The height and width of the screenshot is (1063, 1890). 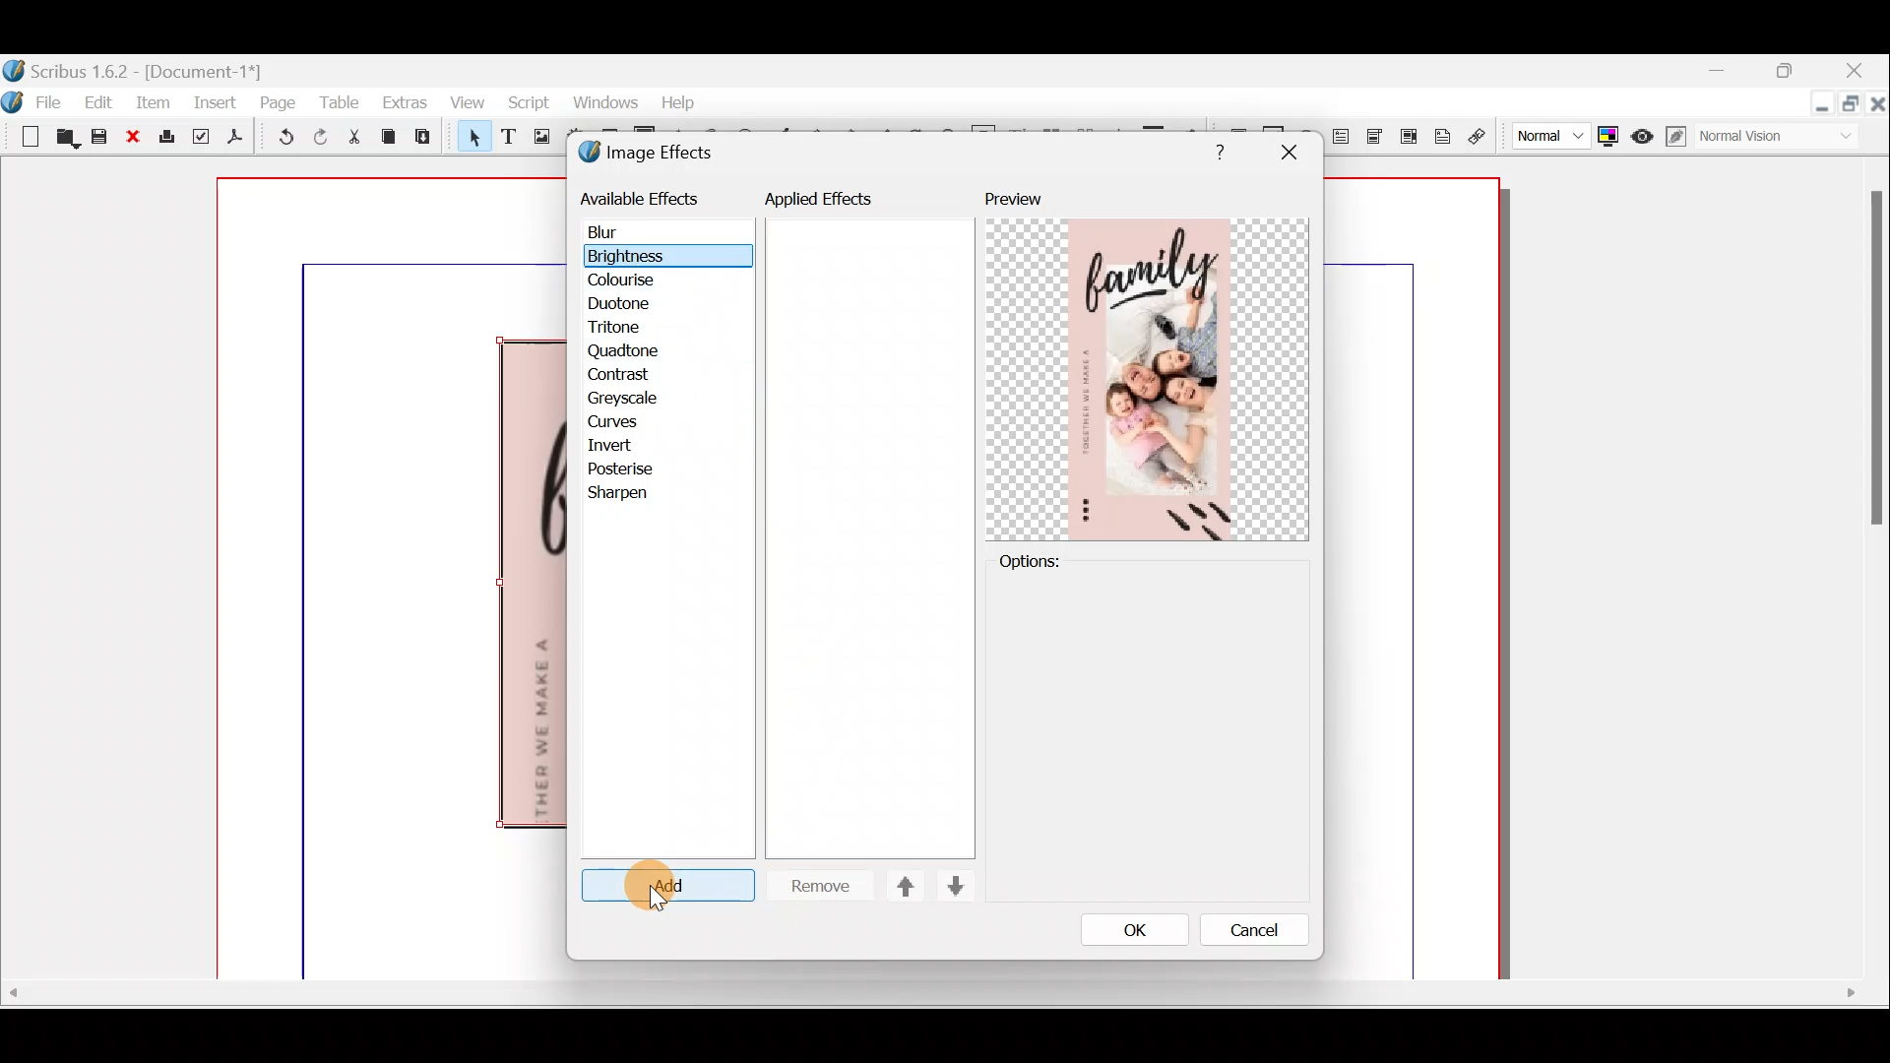 I want to click on PDF text field, so click(x=1342, y=137).